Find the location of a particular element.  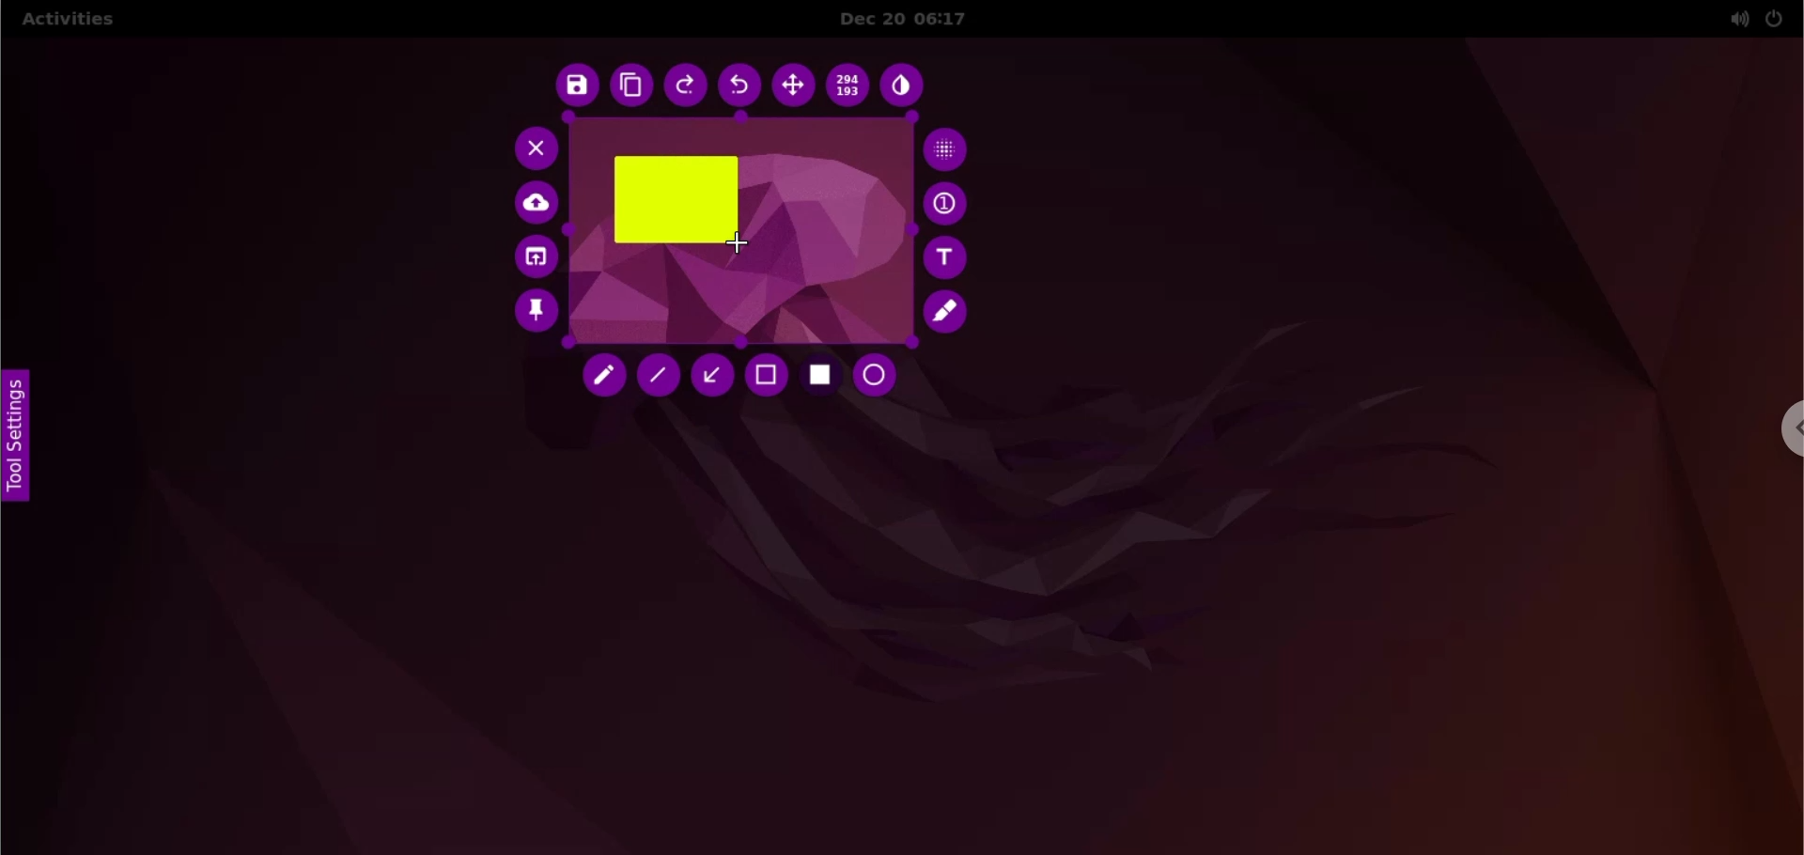

move selection is located at coordinates (793, 85).